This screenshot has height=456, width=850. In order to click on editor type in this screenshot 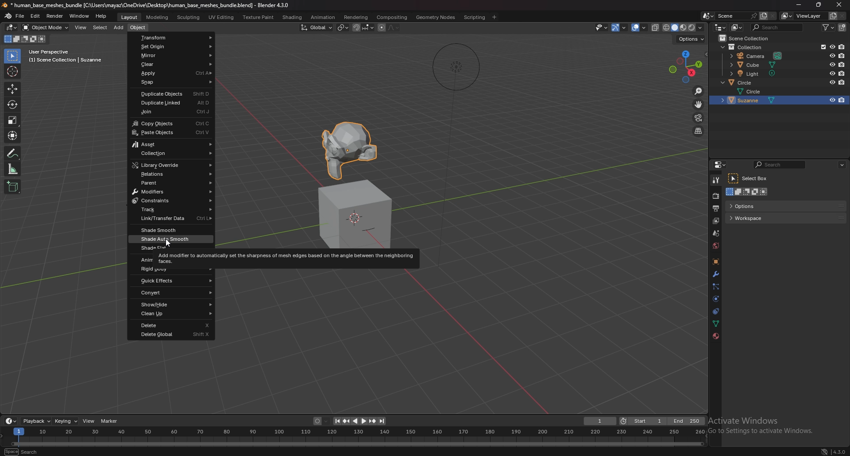, I will do `click(12, 27)`.